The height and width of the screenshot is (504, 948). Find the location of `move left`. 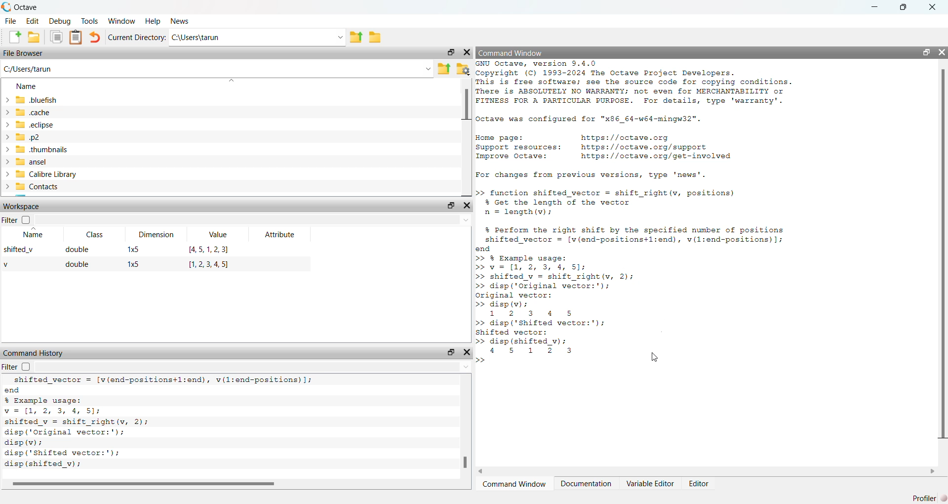

move left is located at coordinates (486, 470).